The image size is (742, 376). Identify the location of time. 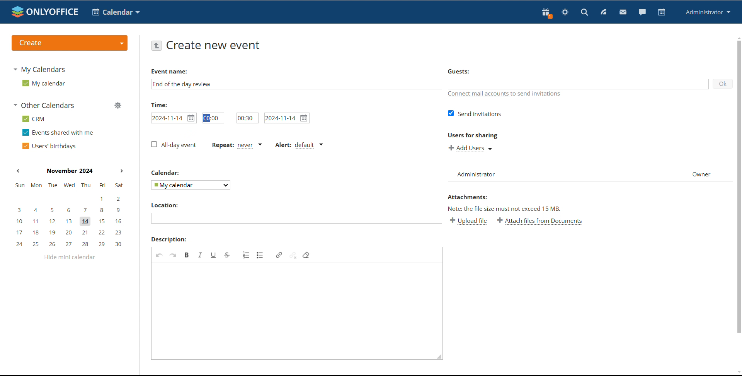
(159, 104).